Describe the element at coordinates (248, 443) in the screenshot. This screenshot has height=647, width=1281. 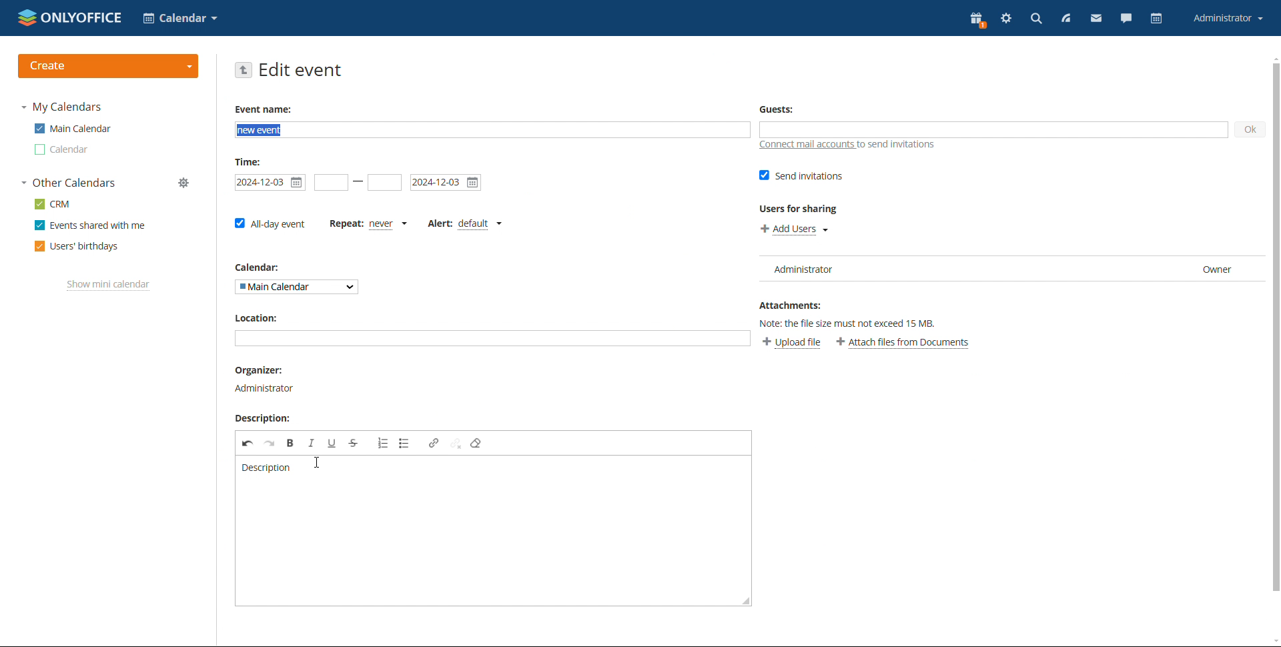
I see `undo` at that location.